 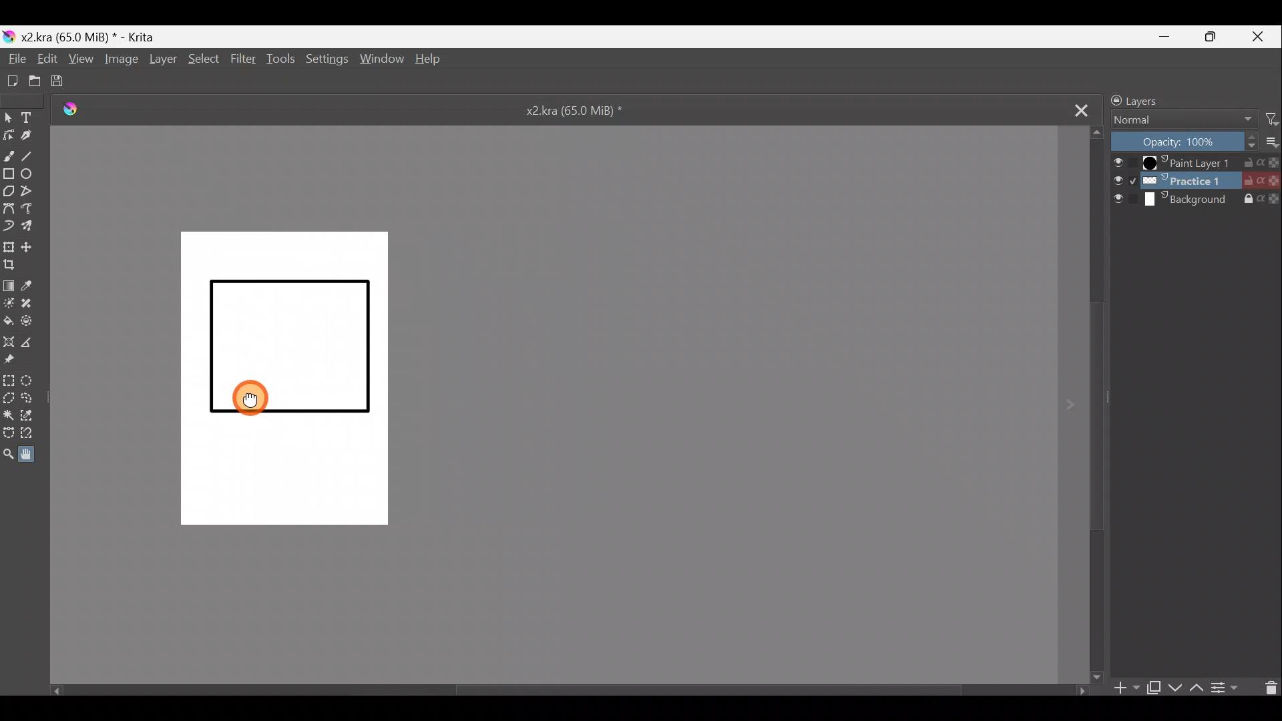 I want to click on Settings, so click(x=326, y=60).